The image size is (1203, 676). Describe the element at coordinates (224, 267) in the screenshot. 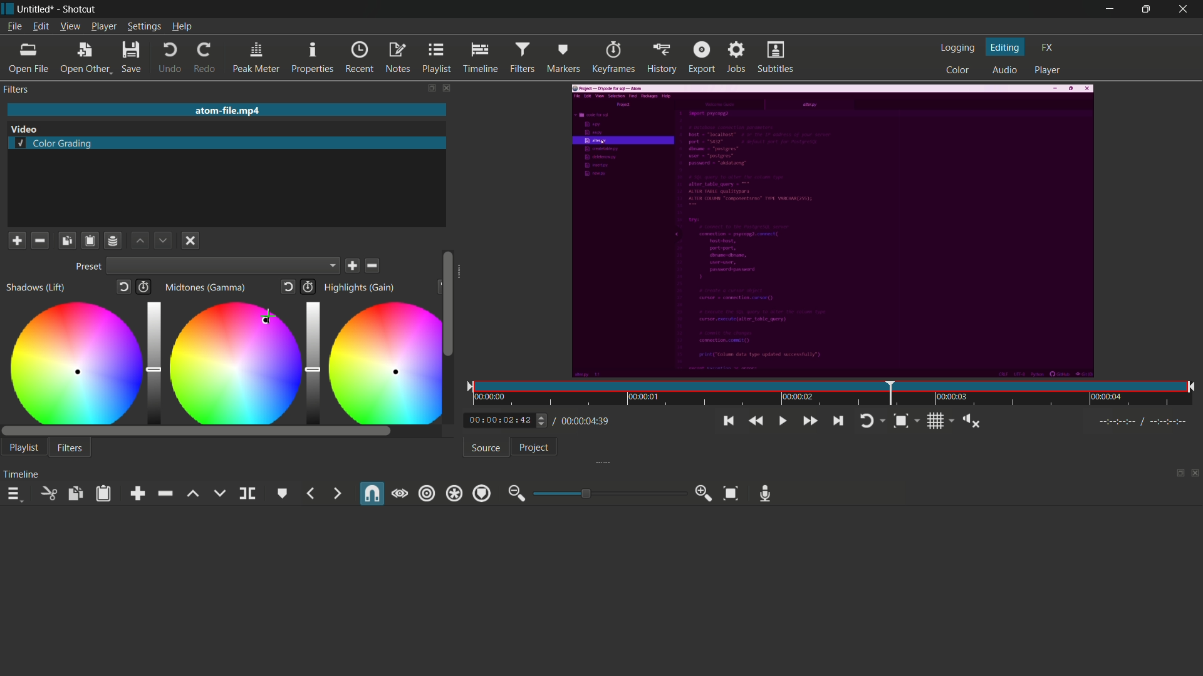

I see `dropdown` at that location.